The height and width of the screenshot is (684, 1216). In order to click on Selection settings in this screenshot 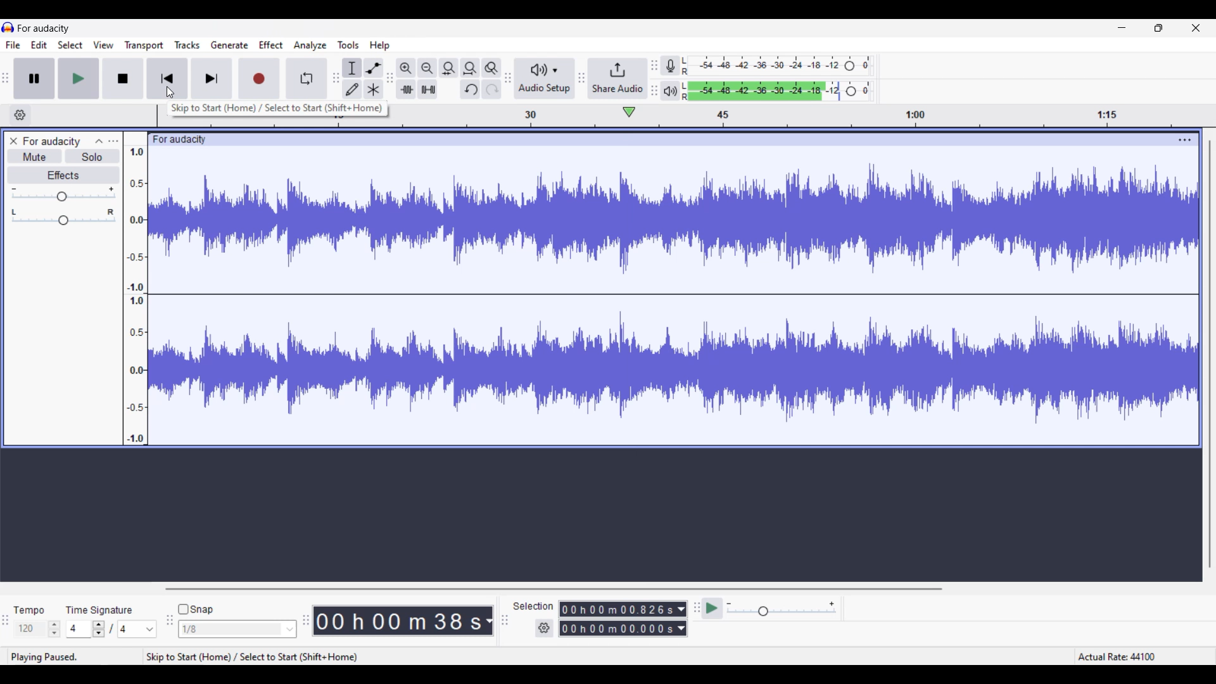, I will do `click(544, 628)`.